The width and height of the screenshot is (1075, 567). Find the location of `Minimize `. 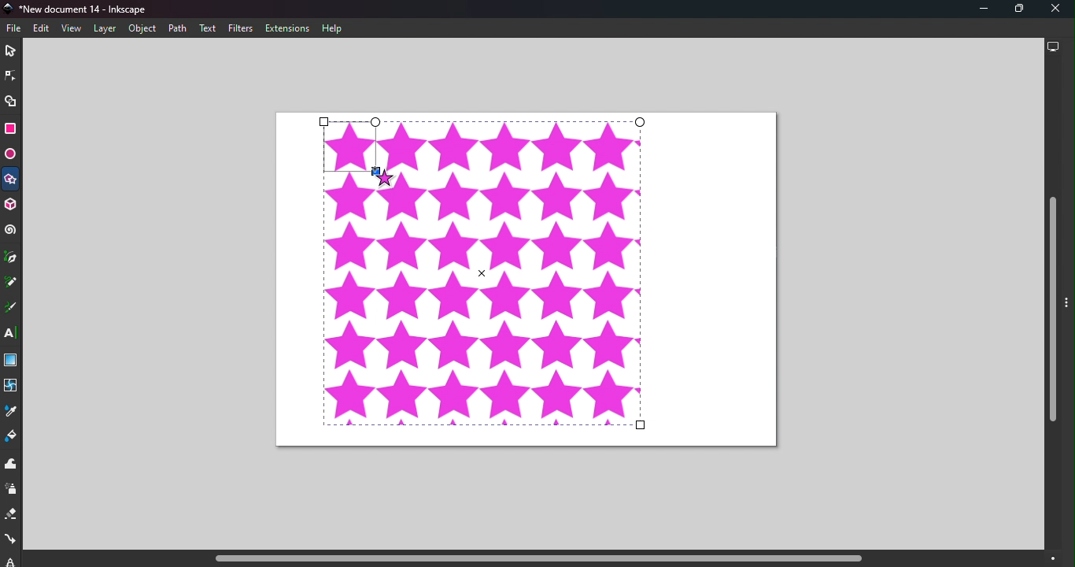

Minimize  is located at coordinates (977, 9).